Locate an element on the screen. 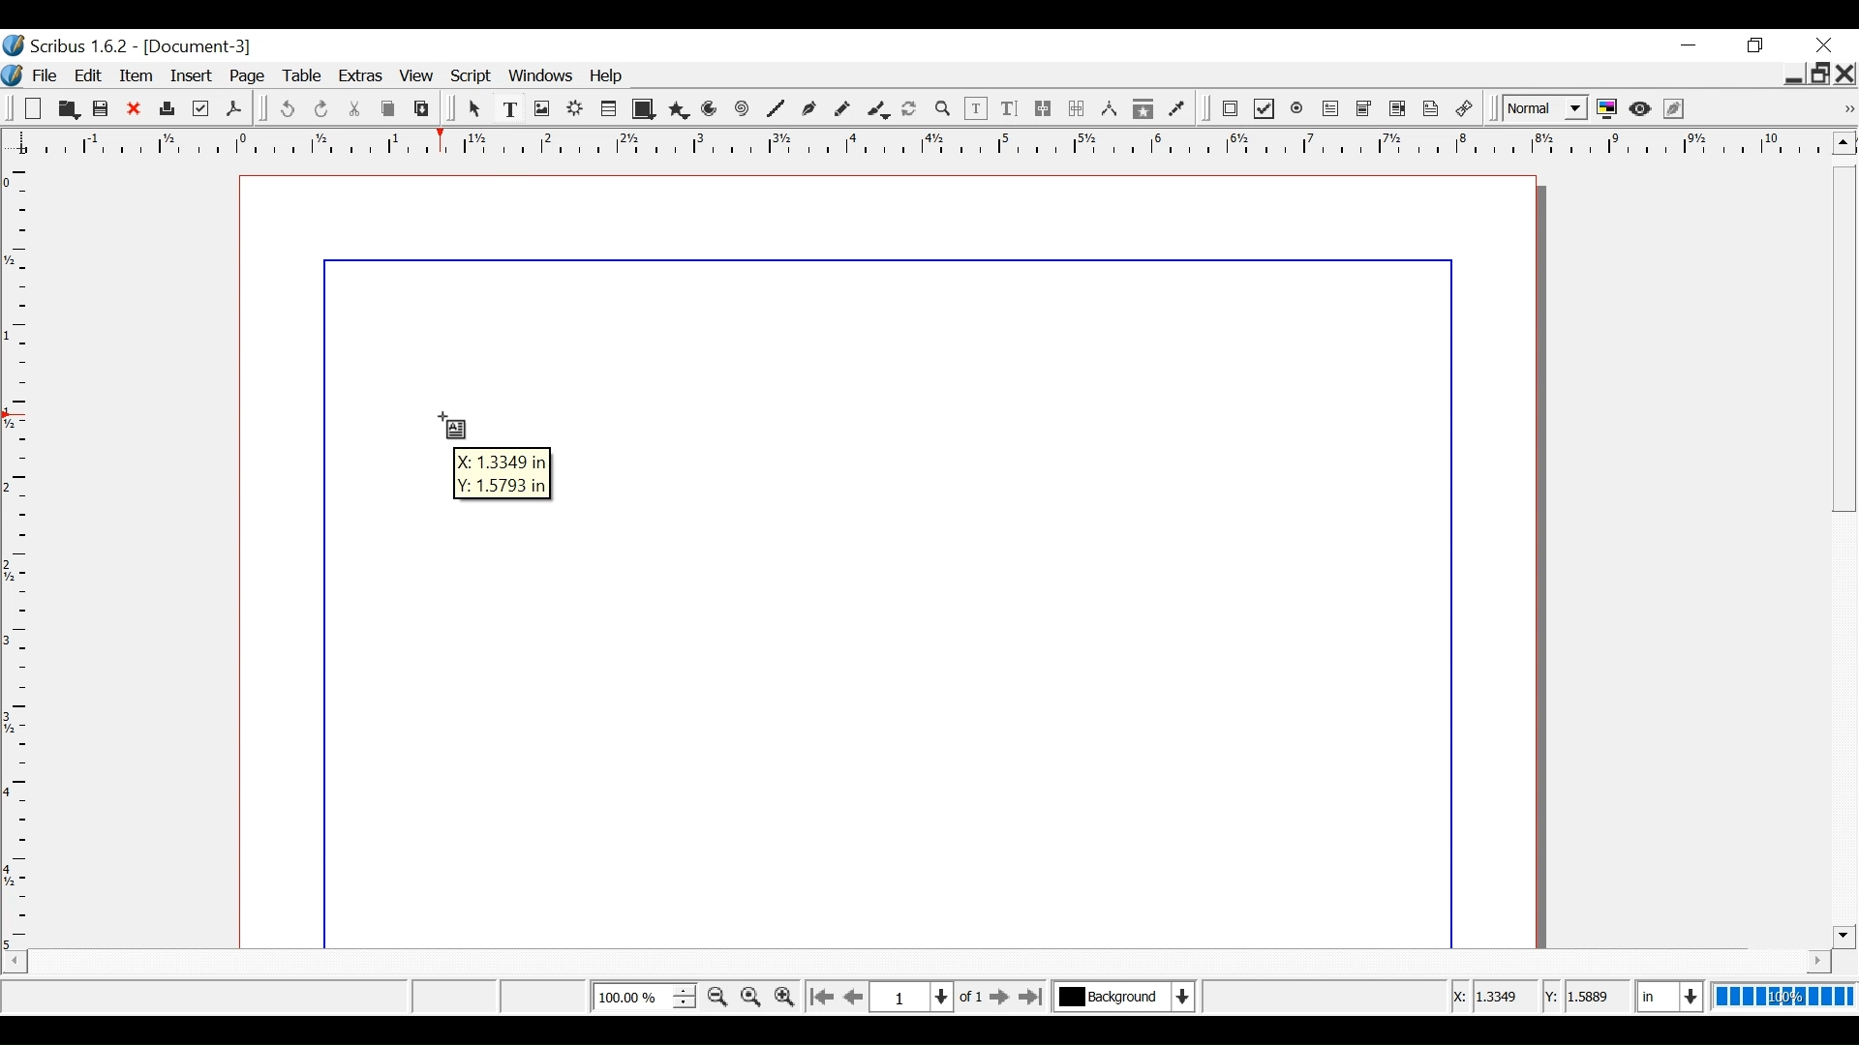 The image size is (1859, 1045). Edit is located at coordinates (90, 75).